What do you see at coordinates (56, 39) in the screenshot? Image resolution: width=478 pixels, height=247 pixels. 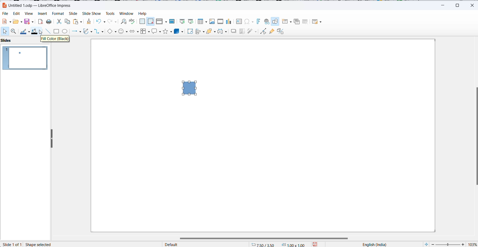 I see `hover text` at bounding box center [56, 39].